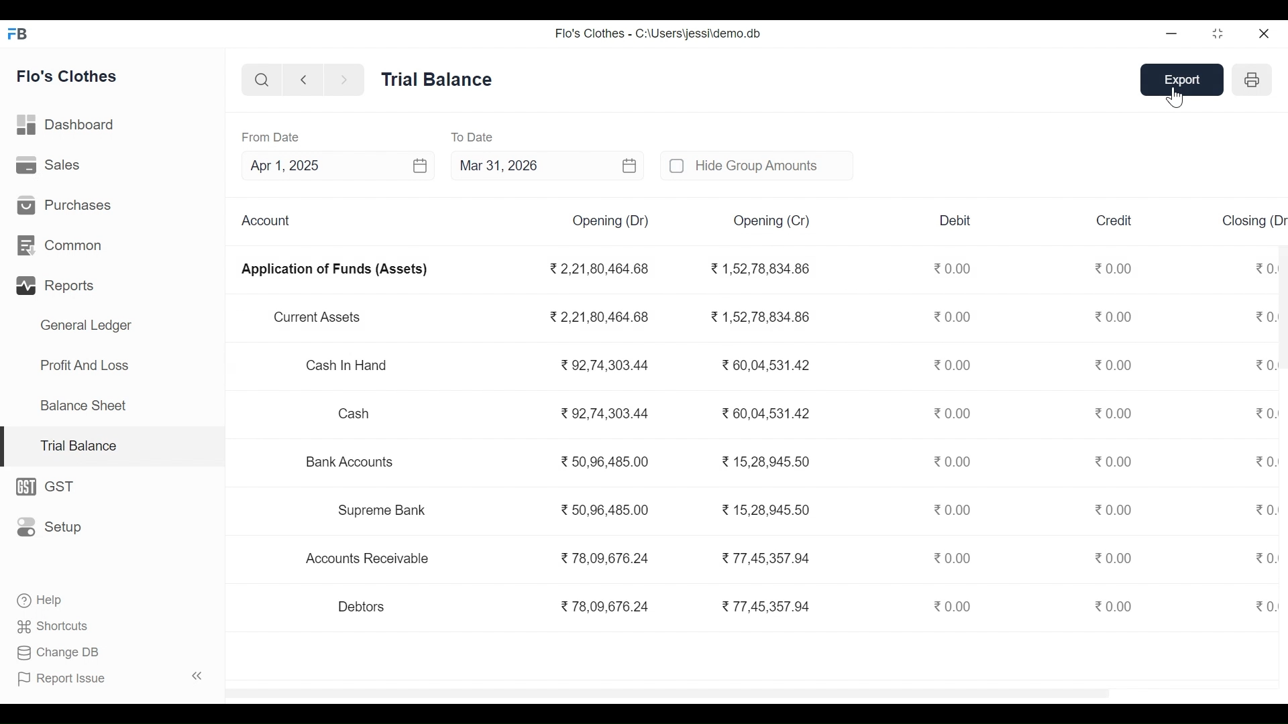 This screenshot has height=724, width=1288. What do you see at coordinates (604, 556) in the screenshot?
I see `78,09,676.24` at bounding box center [604, 556].